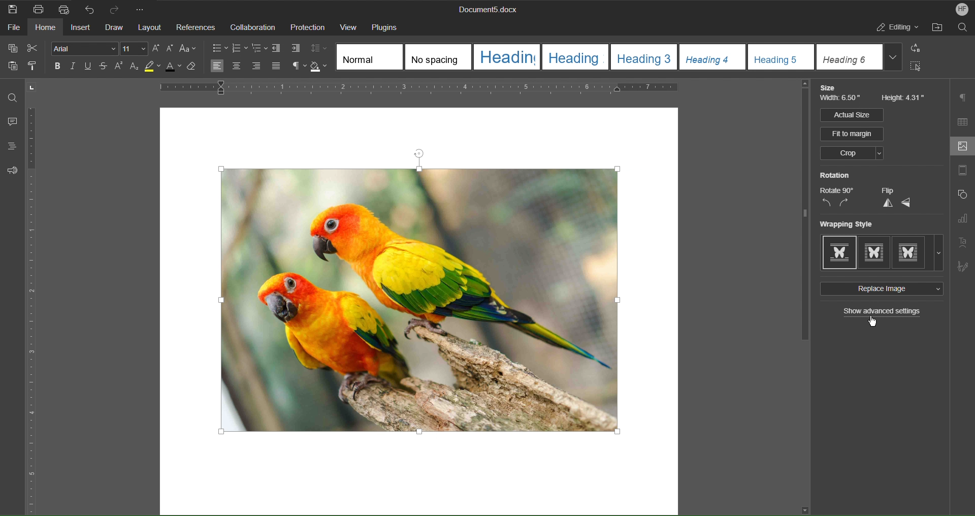 Image resolution: width=975 pixels, height=516 pixels. Describe the element at coordinates (826, 203) in the screenshot. I see `Rotate CCW` at that location.